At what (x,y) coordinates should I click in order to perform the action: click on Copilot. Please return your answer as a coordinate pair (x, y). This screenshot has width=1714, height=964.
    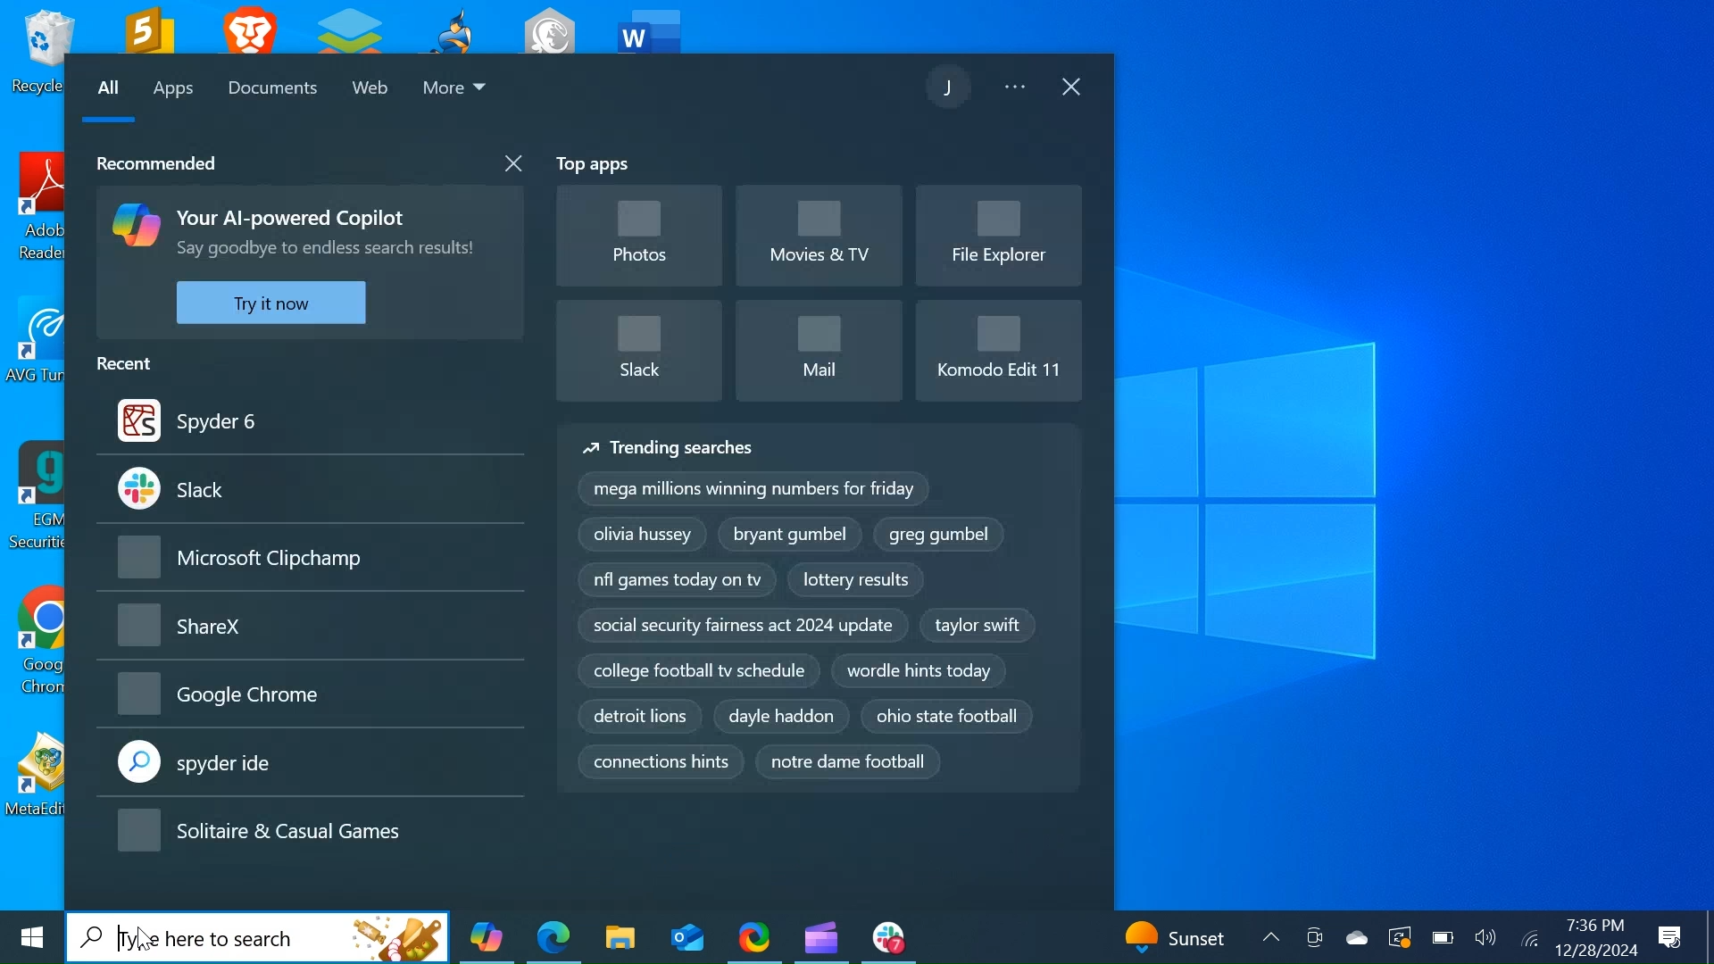
    Looking at the image, I should click on (485, 937).